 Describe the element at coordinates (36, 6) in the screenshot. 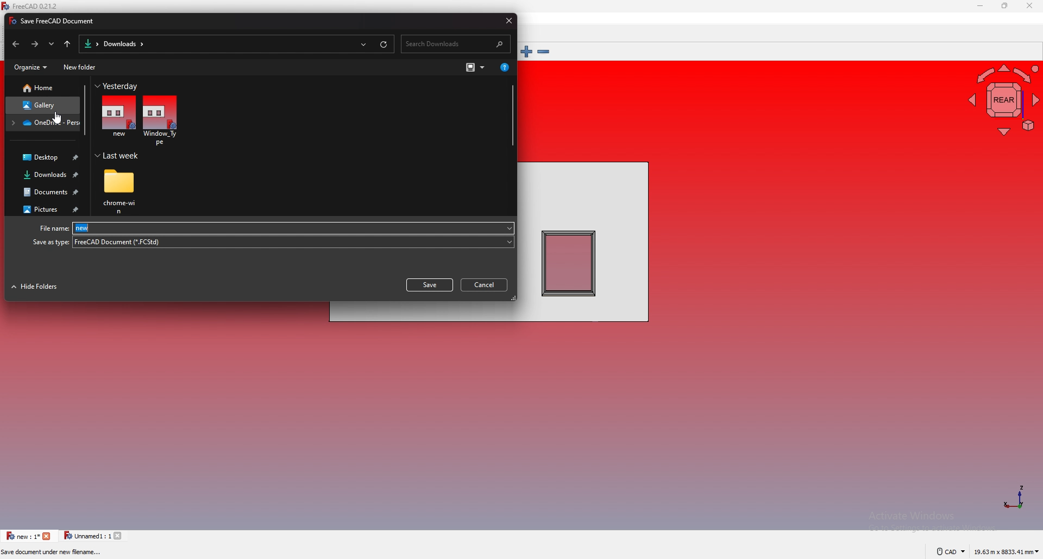

I see `FreeCAD 0.21.2` at that location.